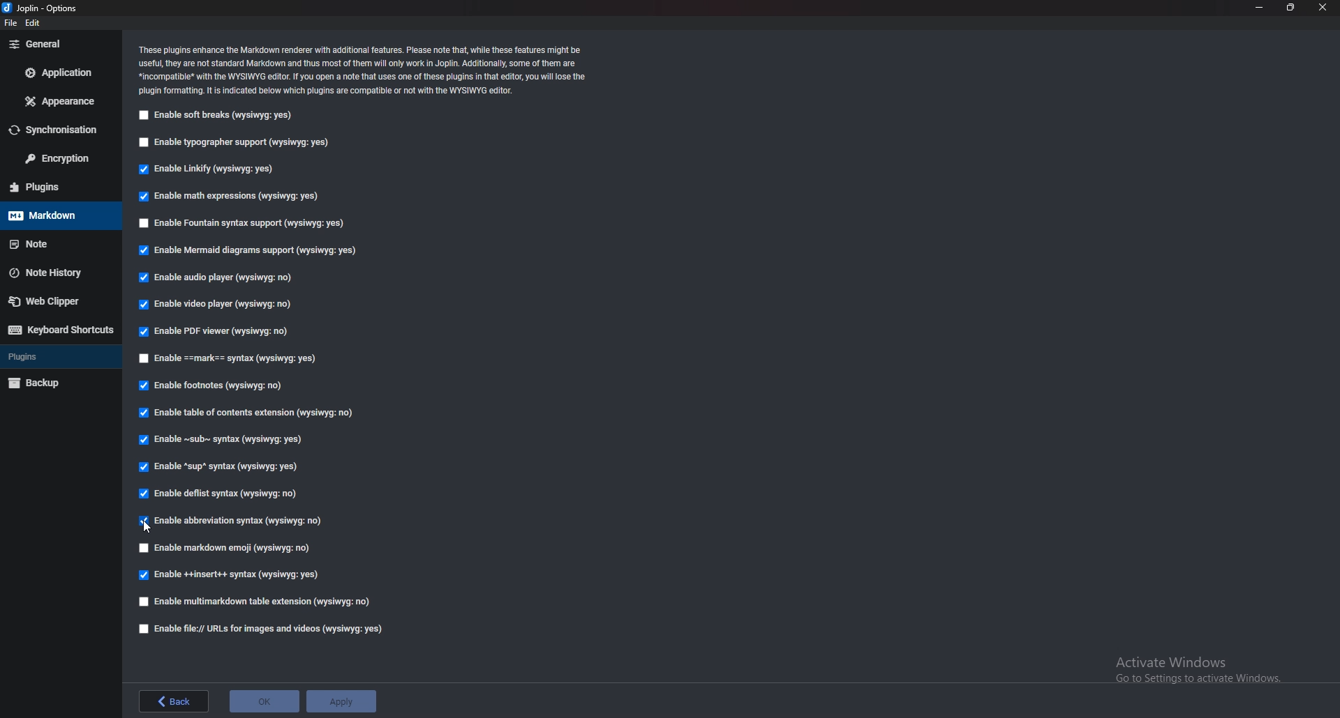 The width and height of the screenshot is (1340, 718). What do you see at coordinates (241, 144) in the screenshot?
I see `Enable typographer support` at bounding box center [241, 144].